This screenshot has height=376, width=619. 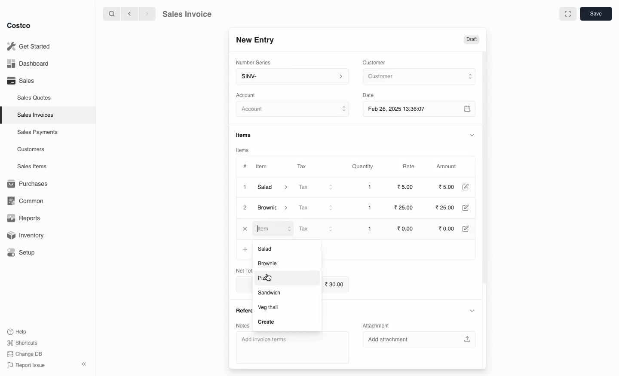 What do you see at coordinates (301, 165) in the screenshot?
I see `Tax` at bounding box center [301, 165].